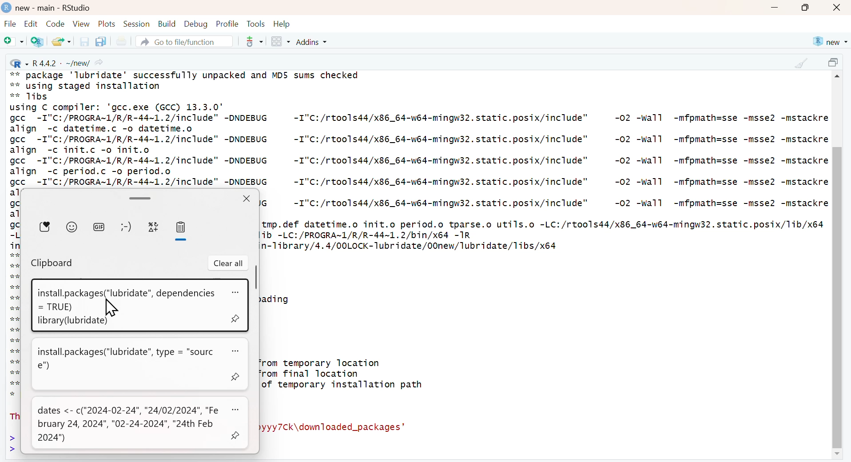 The image size is (851, 462). I want to click on install.packages("lubridate”, type = "sourc
e"), so click(128, 358).